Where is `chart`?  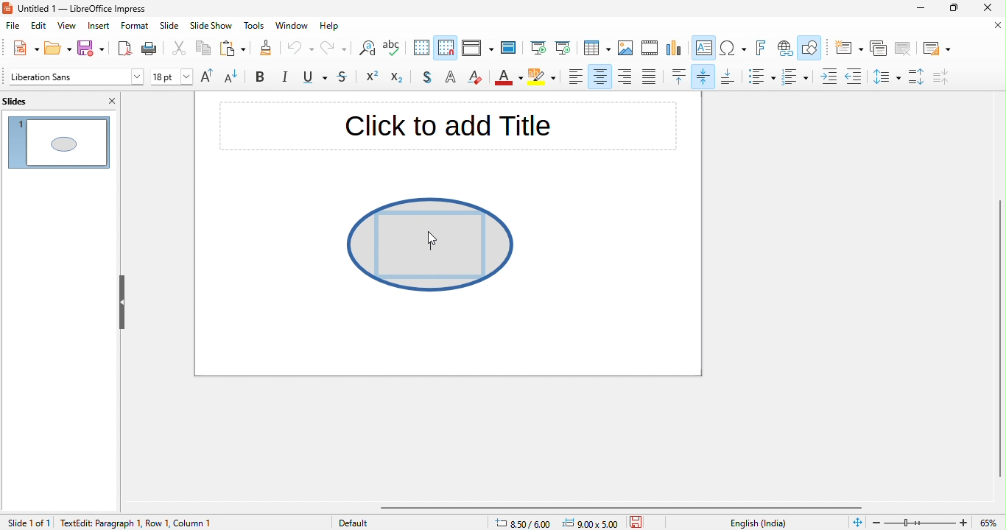
chart is located at coordinates (675, 49).